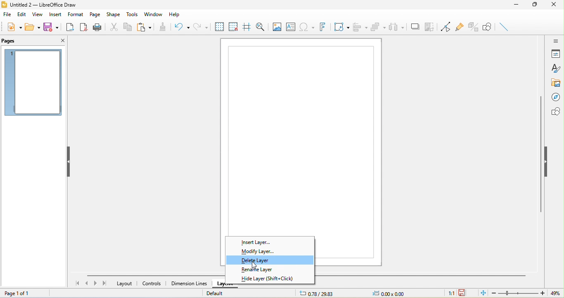 The width and height of the screenshot is (564, 298). What do you see at coordinates (22, 14) in the screenshot?
I see `edit` at bounding box center [22, 14].